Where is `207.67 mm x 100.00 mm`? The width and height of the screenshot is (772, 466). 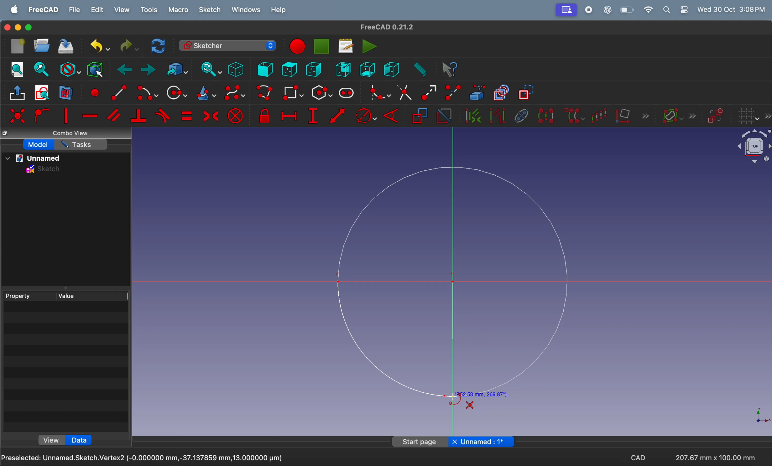
207.67 mm x 100.00 mm is located at coordinates (714, 458).